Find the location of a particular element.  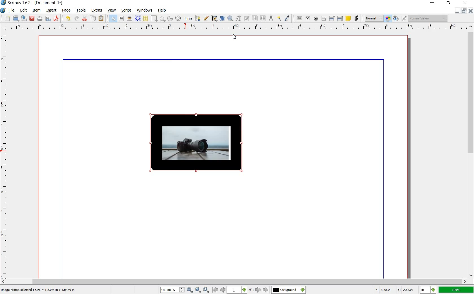

insert is located at coordinates (52, 11).